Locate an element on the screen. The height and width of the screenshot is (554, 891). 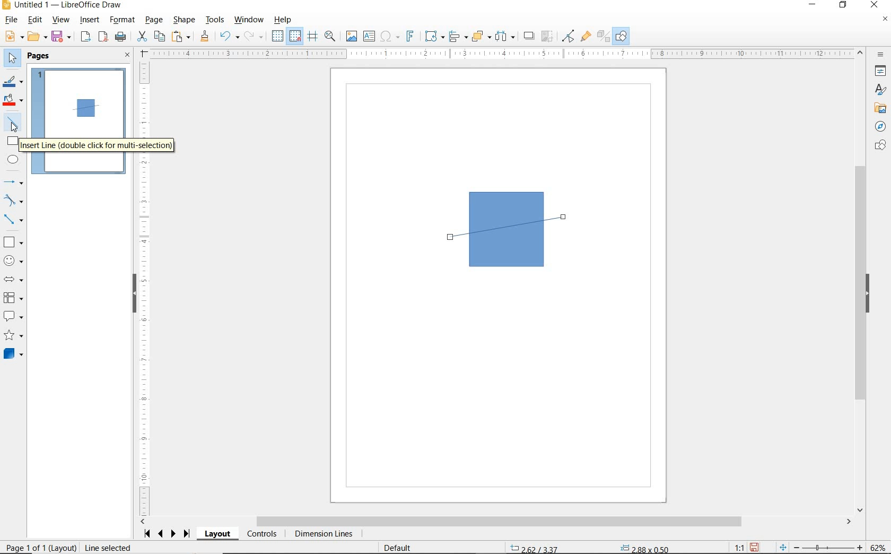
MINIMIZE is located at coordinates (815, 5).